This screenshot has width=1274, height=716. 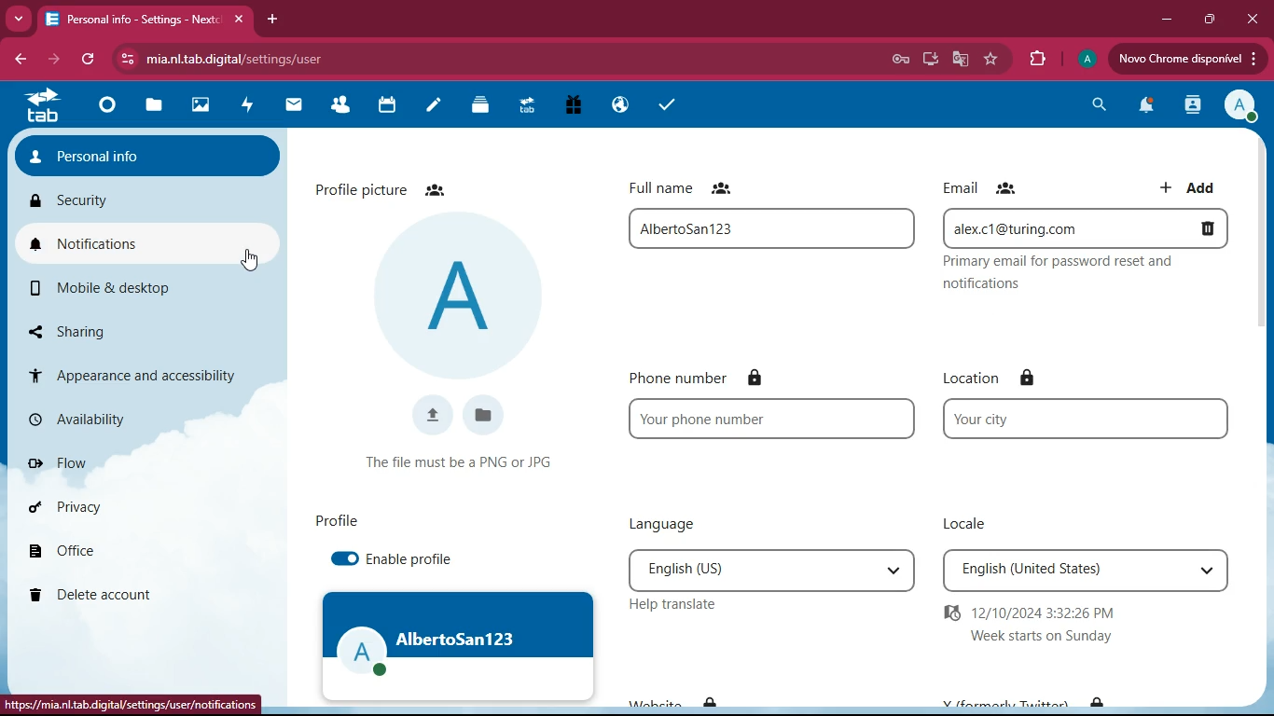 I want to click on layers, so click(x=476, y=107).